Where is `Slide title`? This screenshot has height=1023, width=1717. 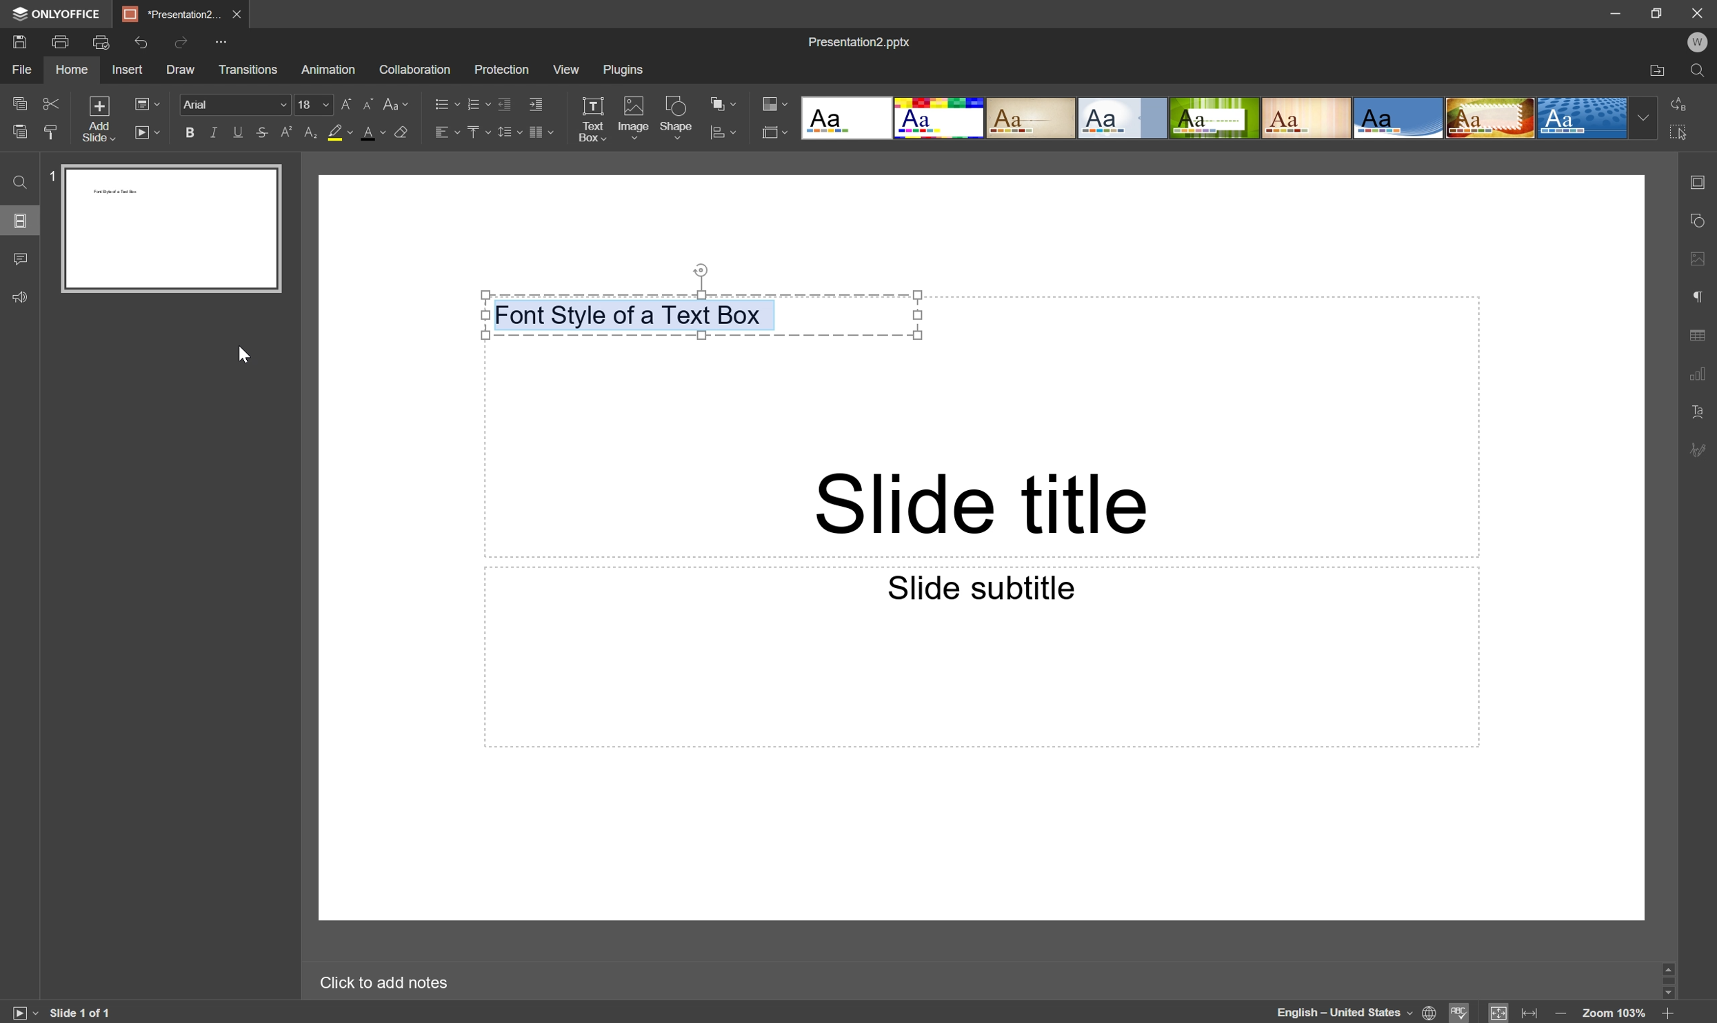
Slide title is located at coordinates (984, 507).